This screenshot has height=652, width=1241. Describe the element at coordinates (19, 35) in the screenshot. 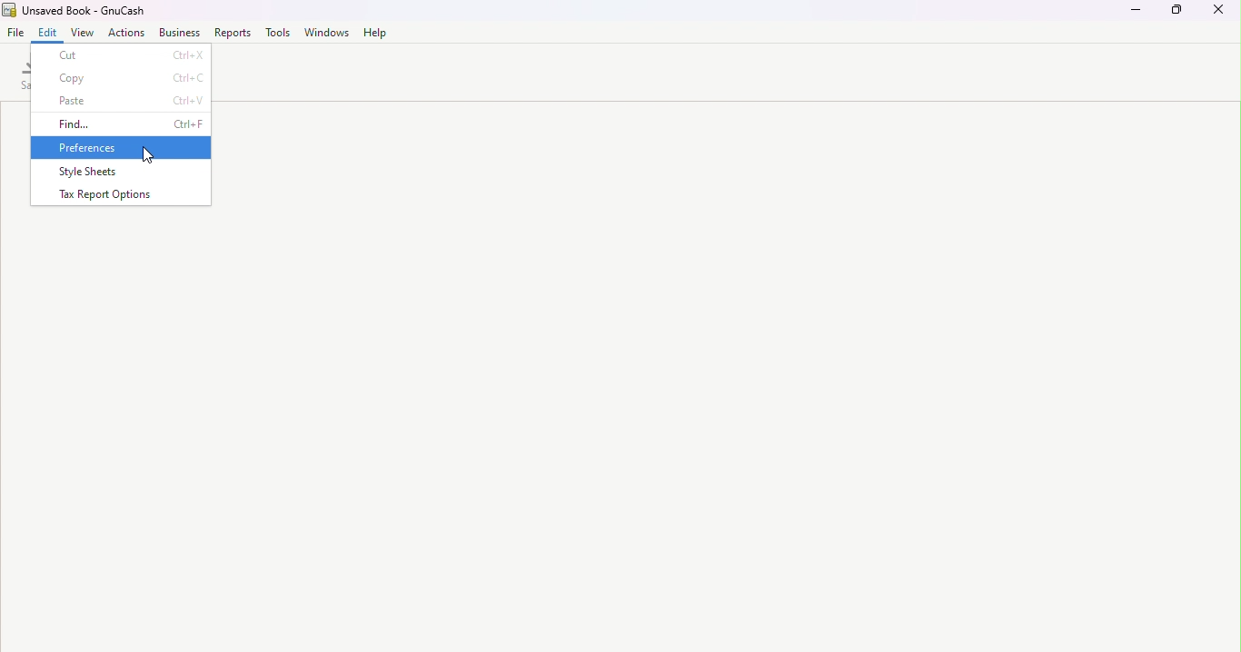

I see `File name` at that location.